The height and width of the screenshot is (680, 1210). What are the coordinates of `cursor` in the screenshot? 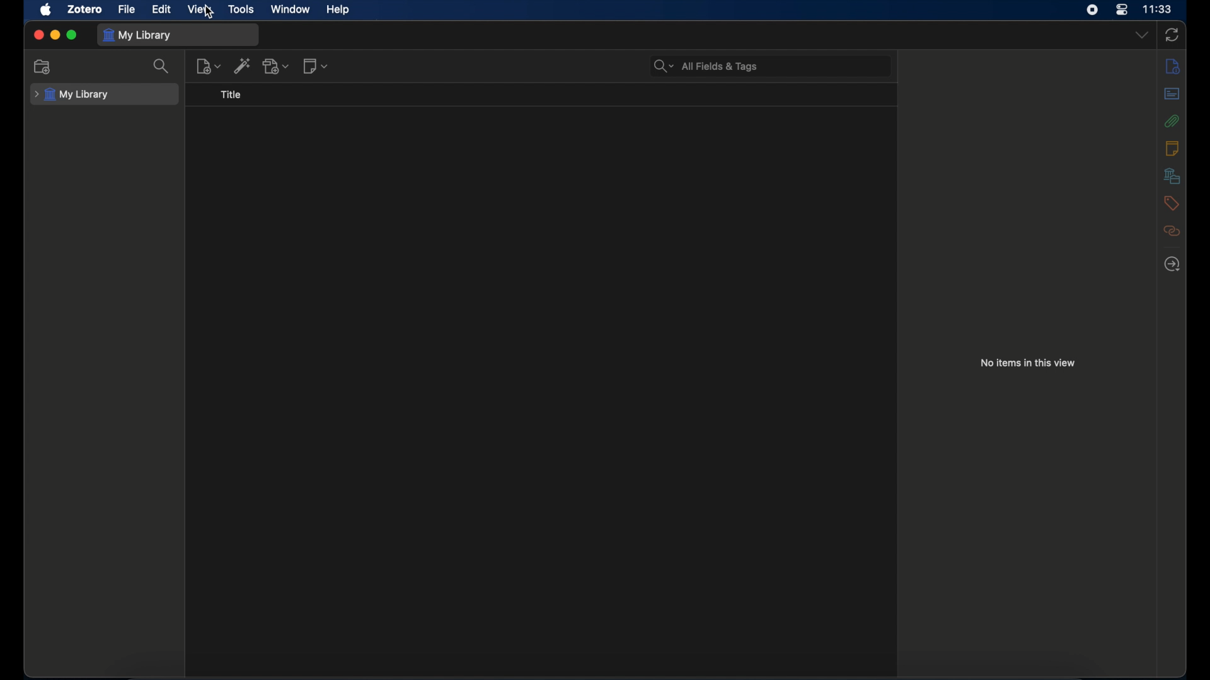 It's located at (210, 12).